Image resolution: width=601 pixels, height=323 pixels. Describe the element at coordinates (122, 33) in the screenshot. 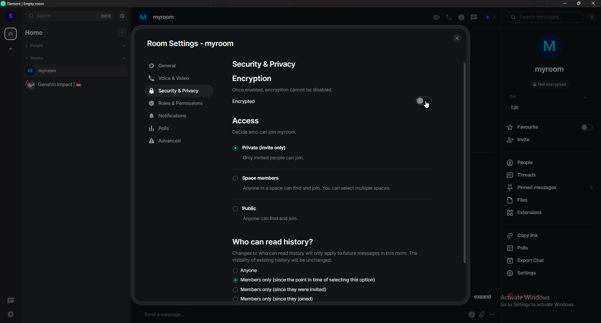

I see `add` at that location.